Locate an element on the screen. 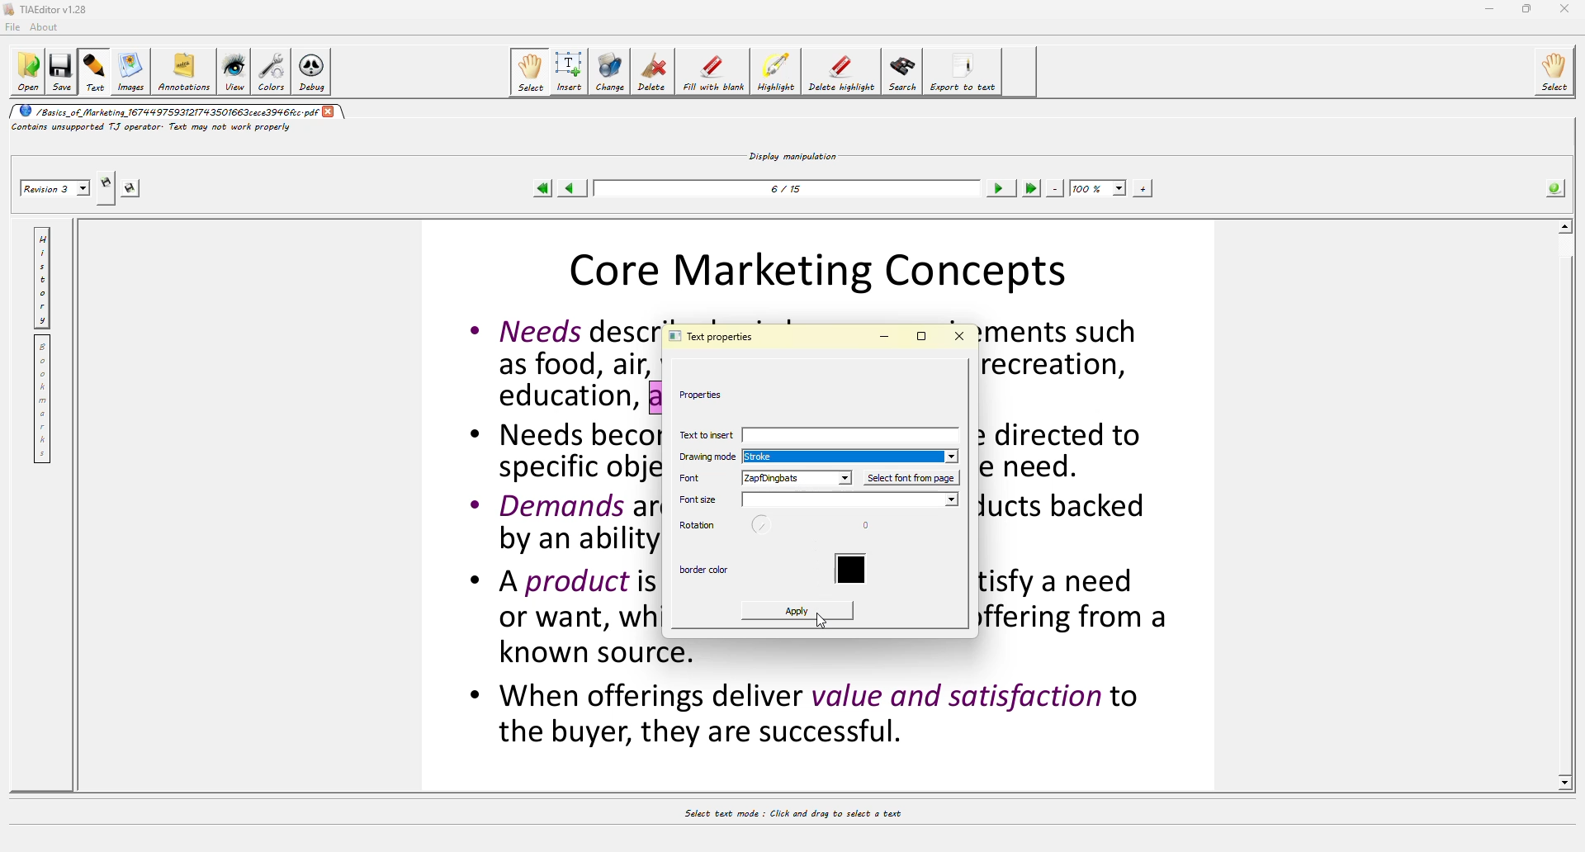 This screenshot has width=1585, height=852. font is located at coordinates (695, 478).